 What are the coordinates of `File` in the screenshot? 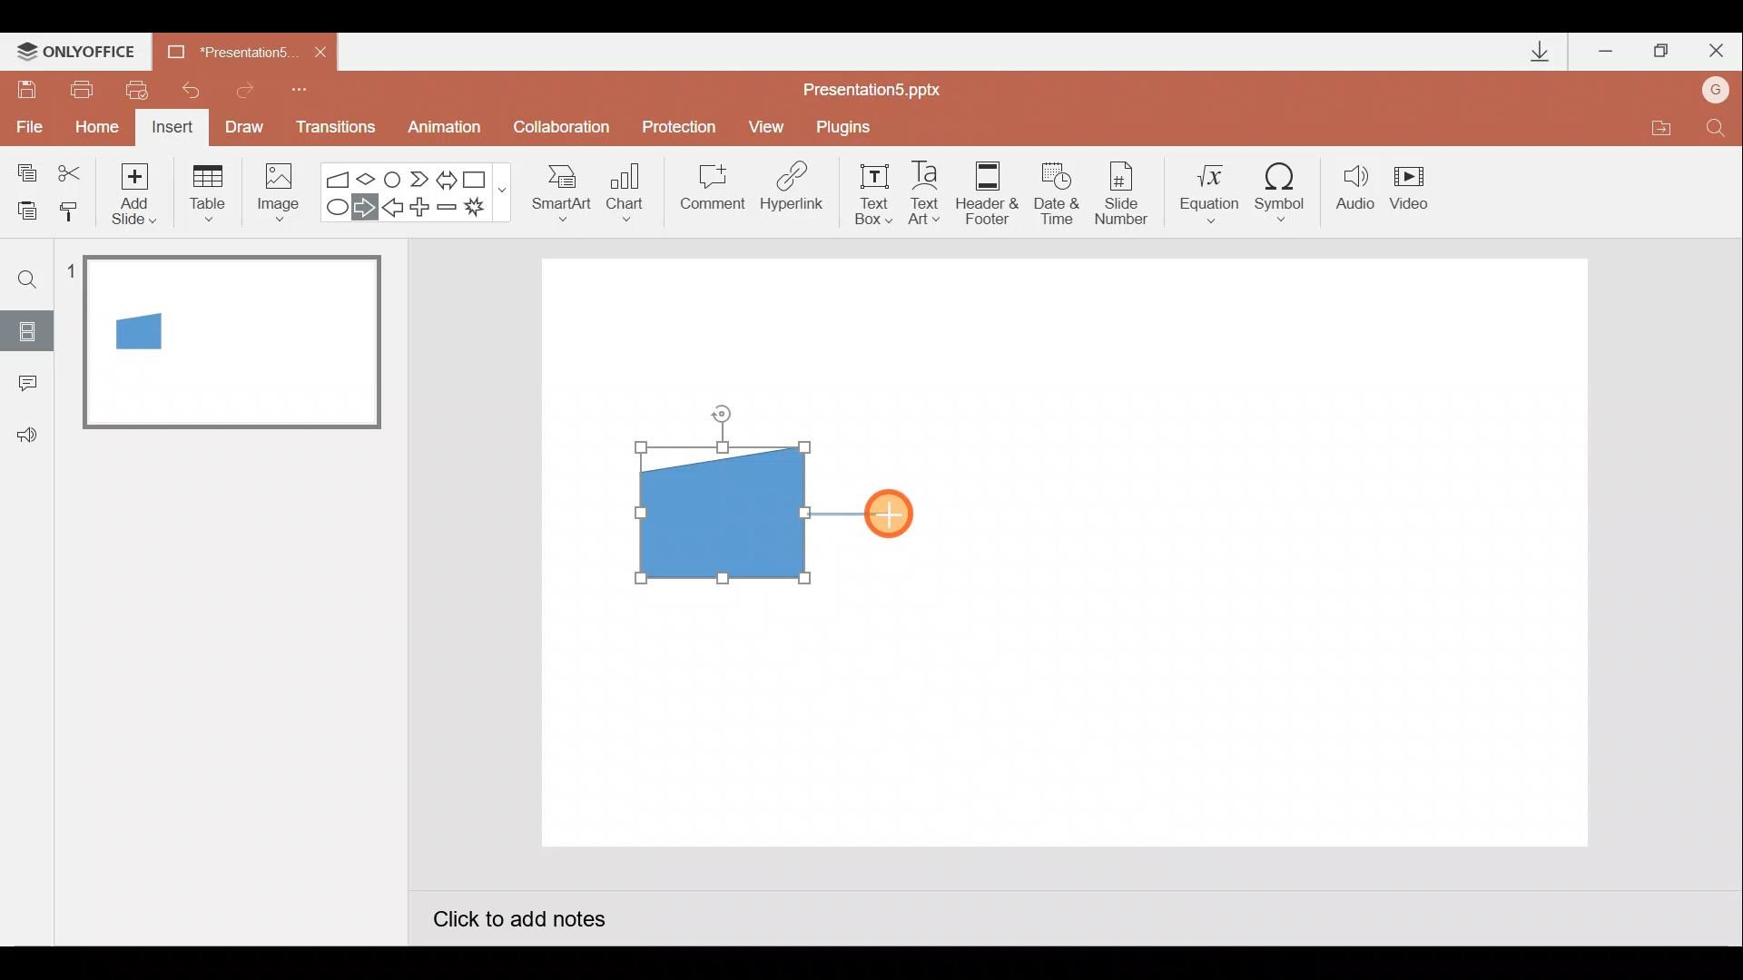 It's located at (25, 122).